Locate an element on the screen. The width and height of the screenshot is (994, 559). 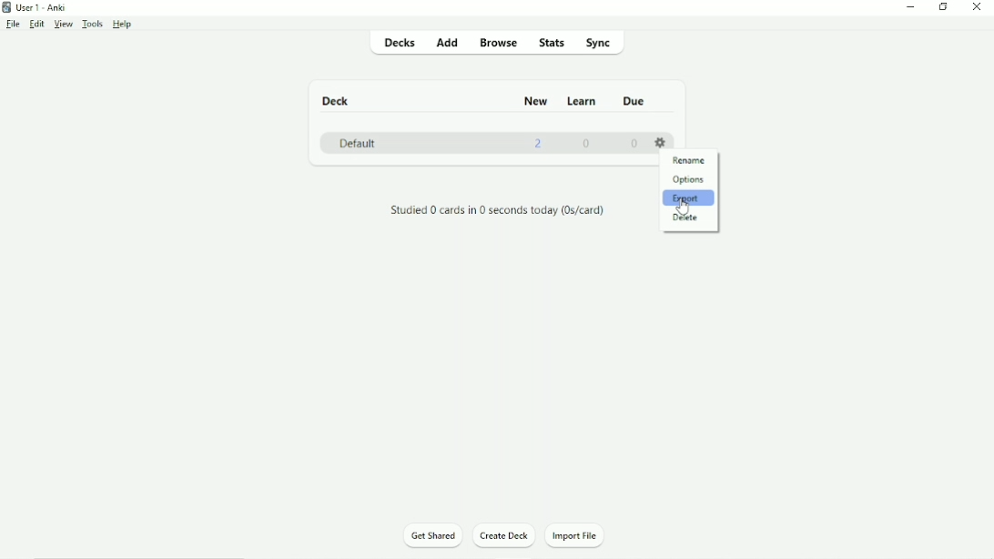
Minimize is located at coordinates (908, 7).